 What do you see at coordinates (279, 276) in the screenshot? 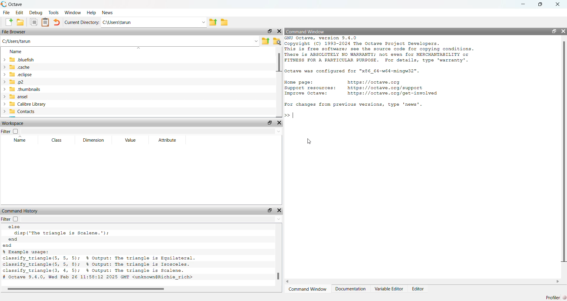
I see `scrollbar` at bounding box center [279, 276].